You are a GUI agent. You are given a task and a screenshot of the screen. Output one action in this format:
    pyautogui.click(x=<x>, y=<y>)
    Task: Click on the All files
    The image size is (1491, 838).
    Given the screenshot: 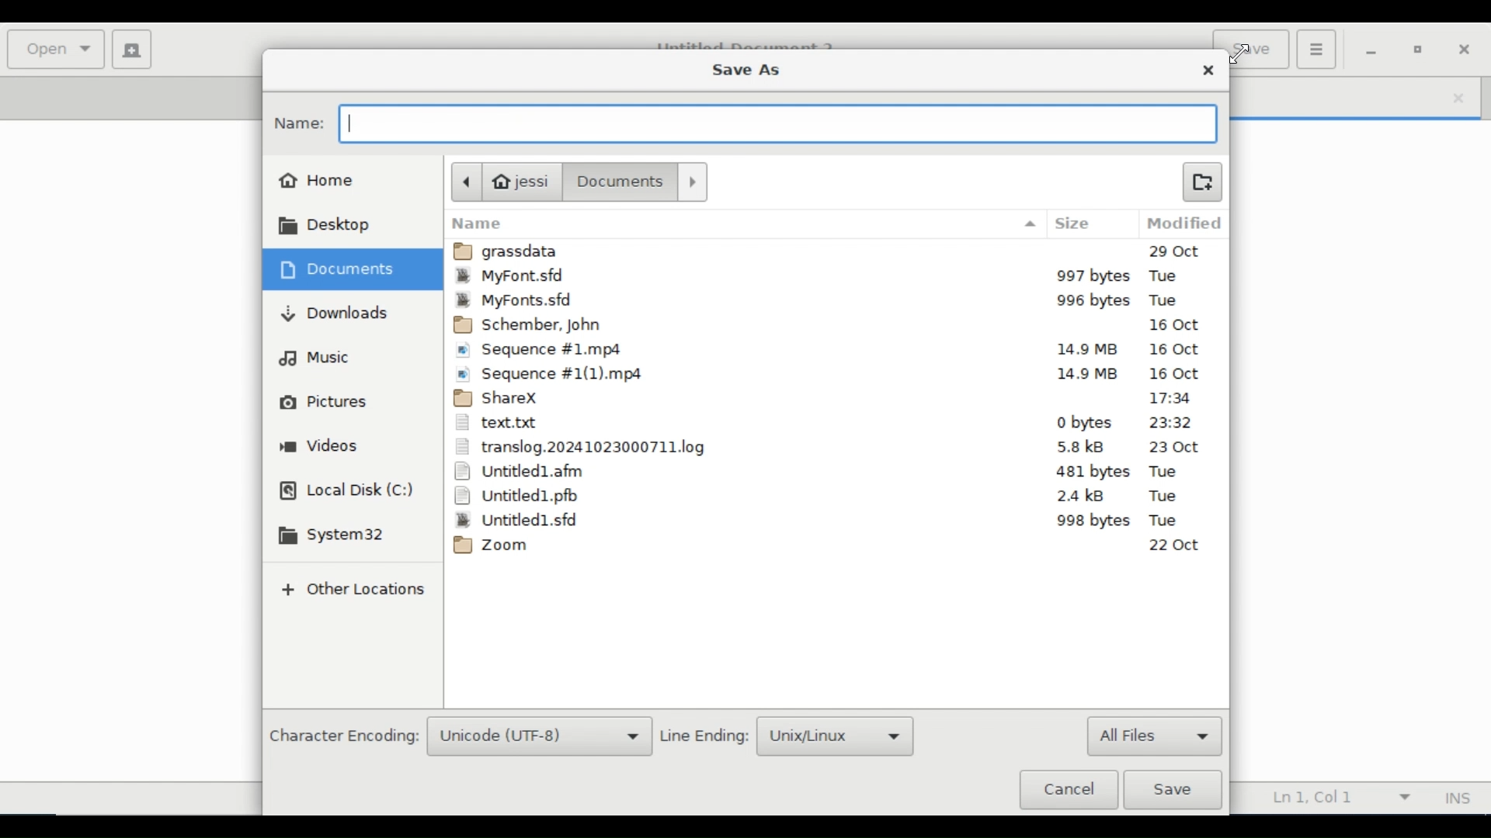 What is the action you would take?
    pyautogui.click(x=1155, y=735)
    